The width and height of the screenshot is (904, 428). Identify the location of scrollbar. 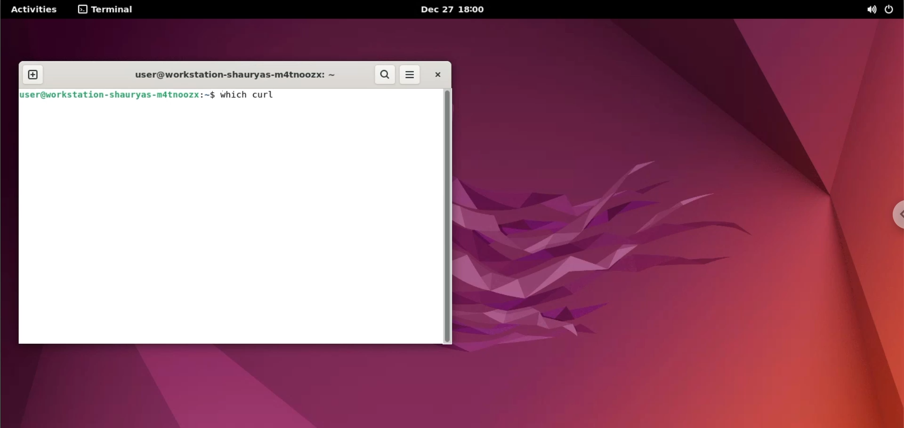
(447, 214).